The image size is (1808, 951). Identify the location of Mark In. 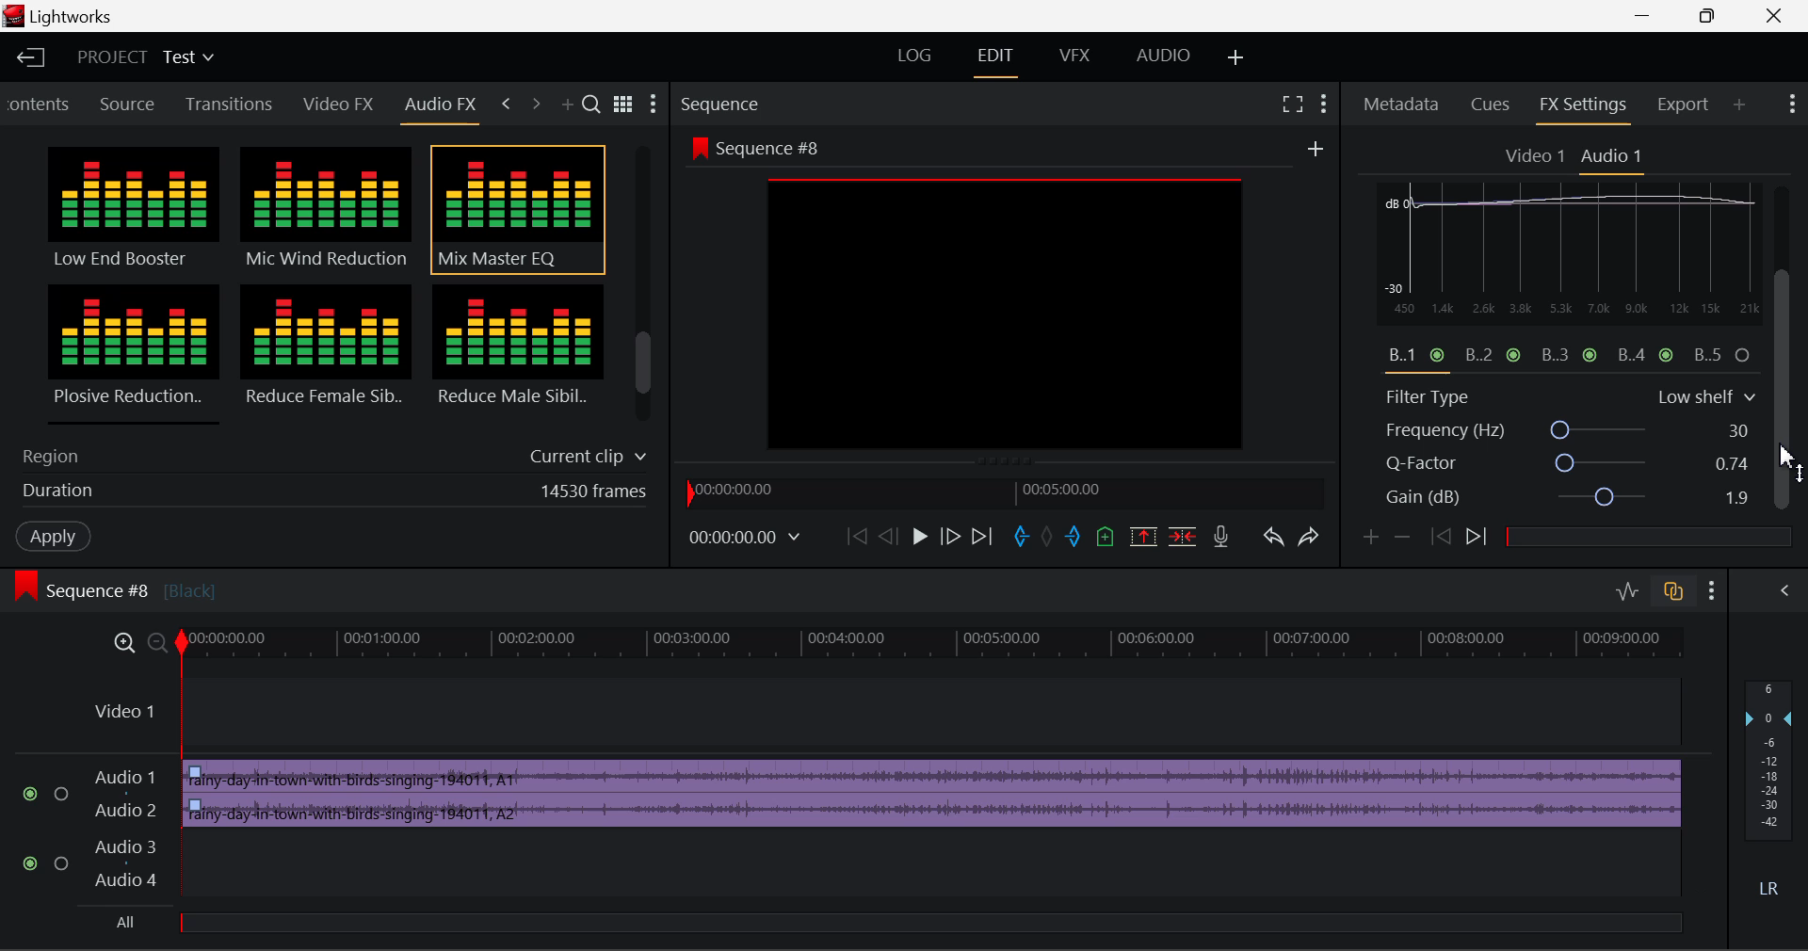
(1025, 538).